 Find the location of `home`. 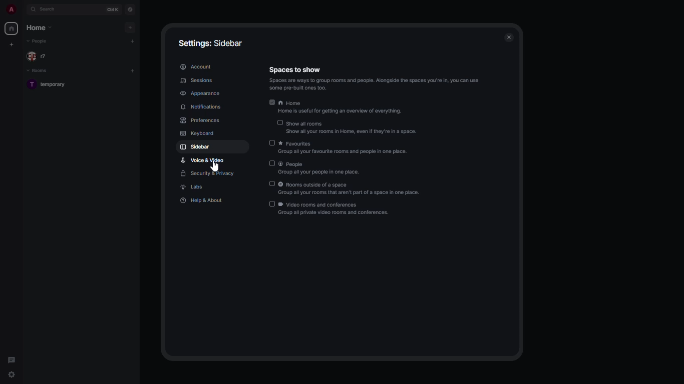

home is located at coordinates (38, 27).